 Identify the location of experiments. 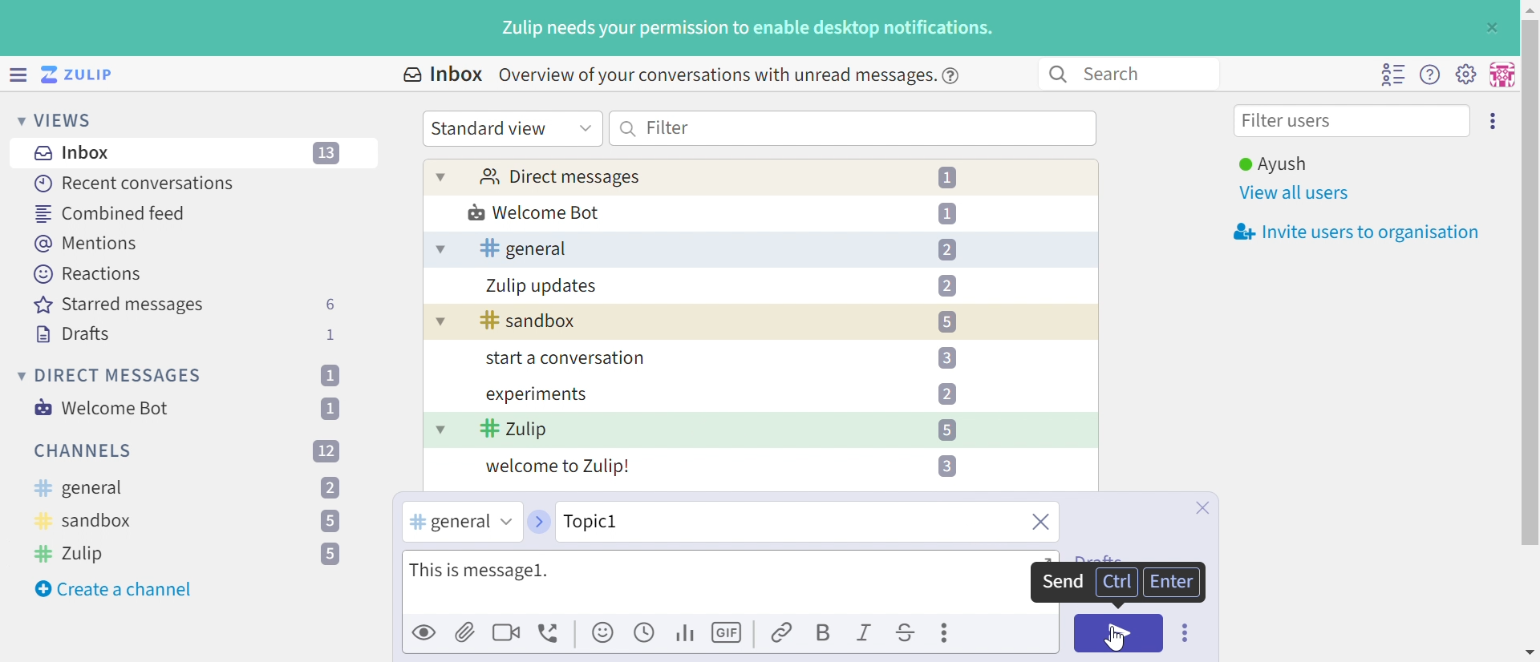
(535, 395).